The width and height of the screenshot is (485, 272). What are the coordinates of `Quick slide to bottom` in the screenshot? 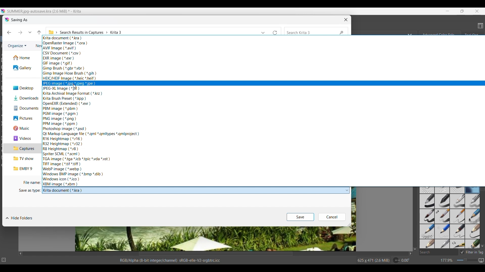 It's located at (415, 249).